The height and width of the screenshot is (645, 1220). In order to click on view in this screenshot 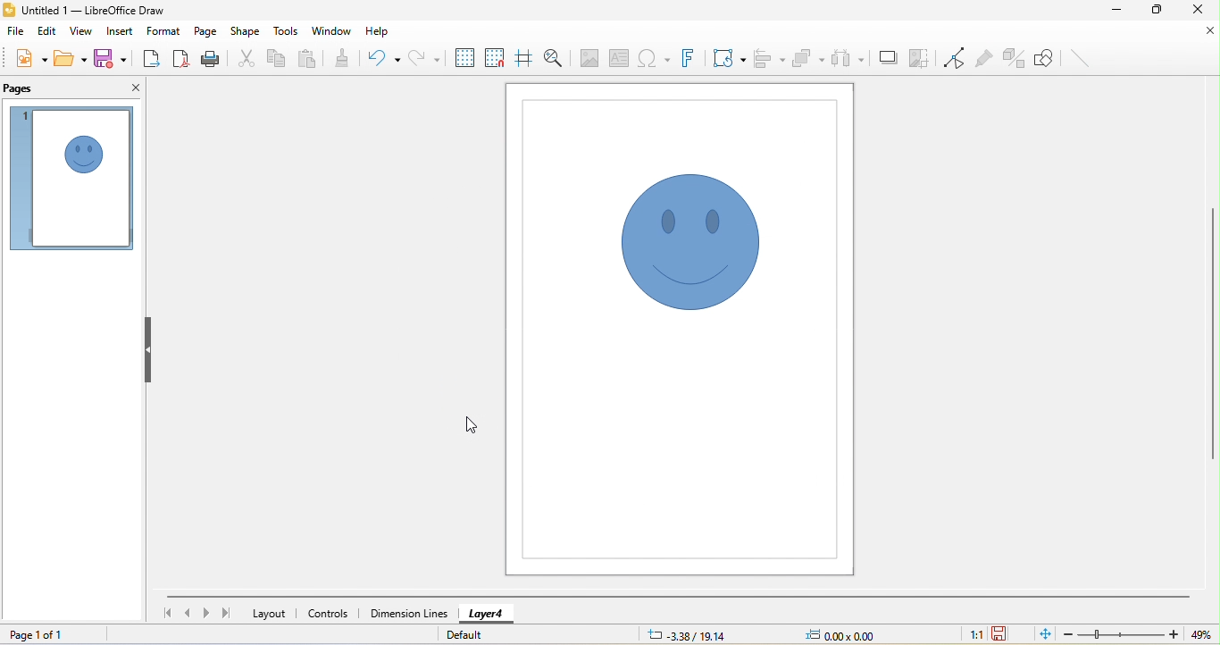, I will do `click(79, 31)`.